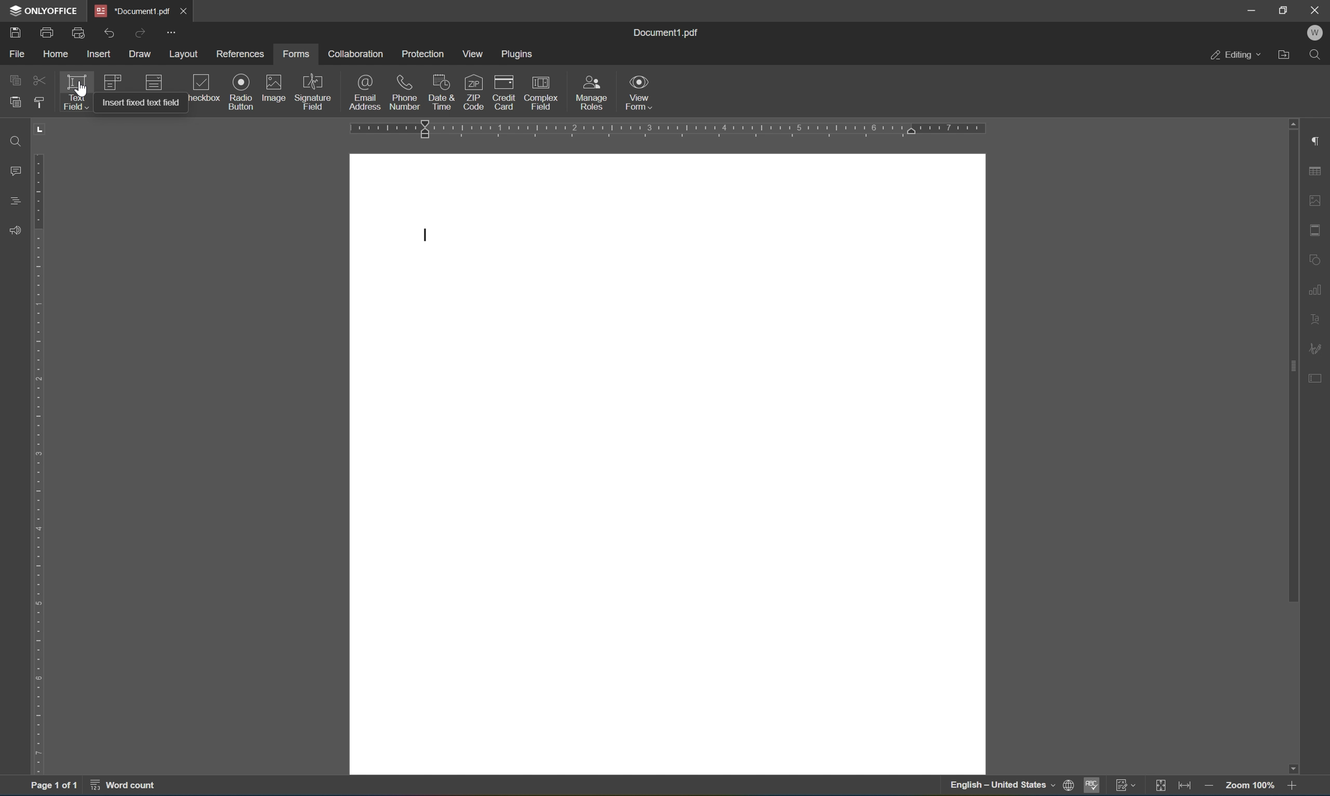  I want to click on email address, so click(365, 92).